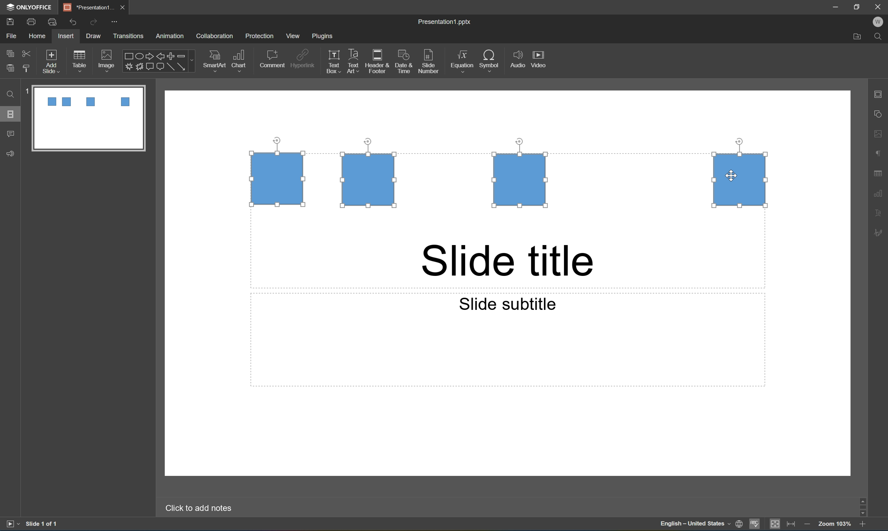 The height and width of the screenshot is (531, 888). I want to click on plugins, so click(324, 36).